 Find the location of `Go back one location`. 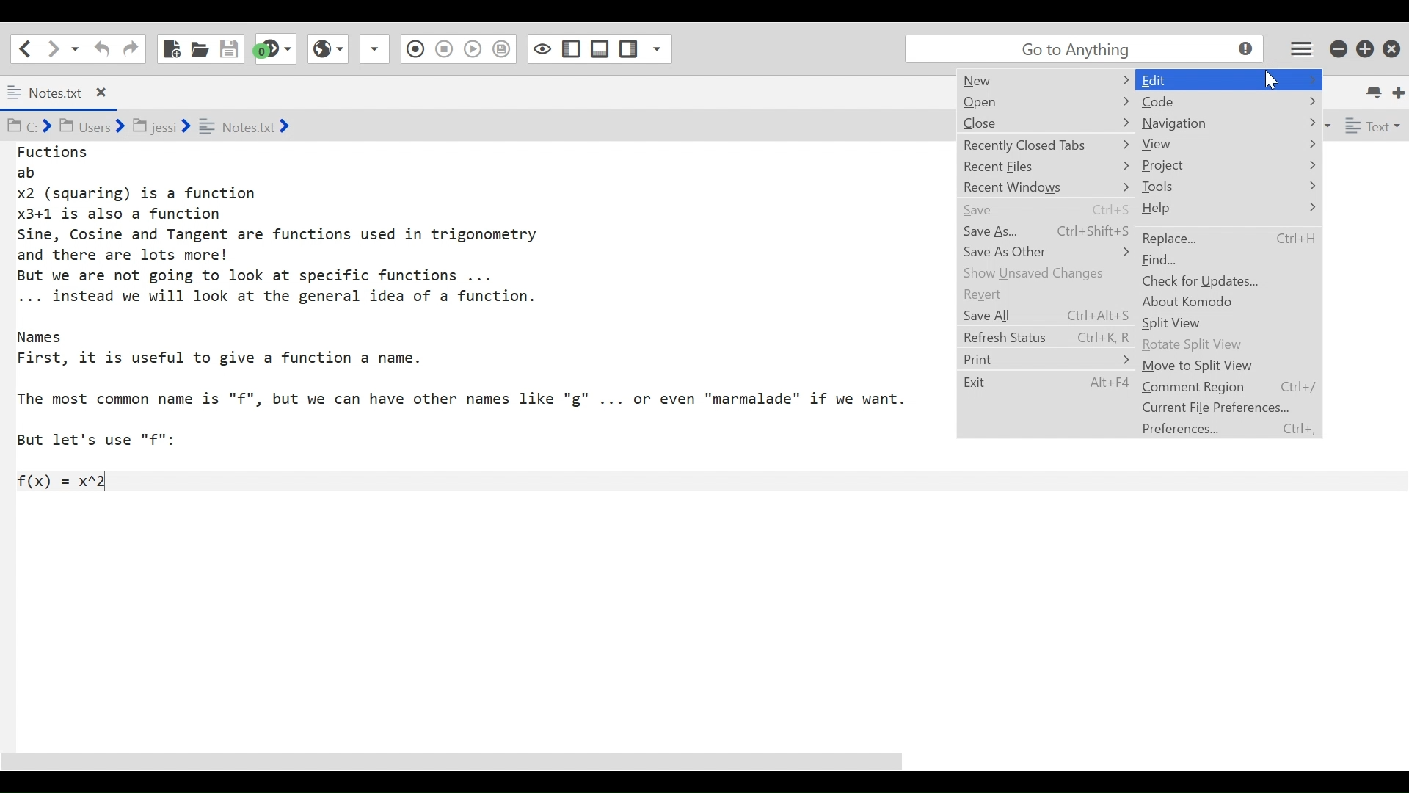

Go back one location is located at coordinates (21, 48).